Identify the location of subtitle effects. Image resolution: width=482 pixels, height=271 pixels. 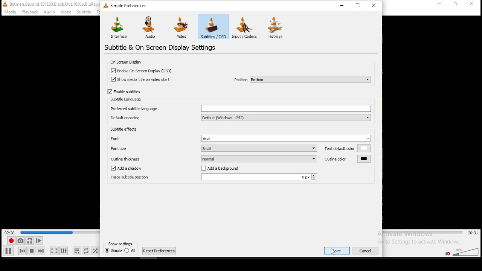
(125, 130).